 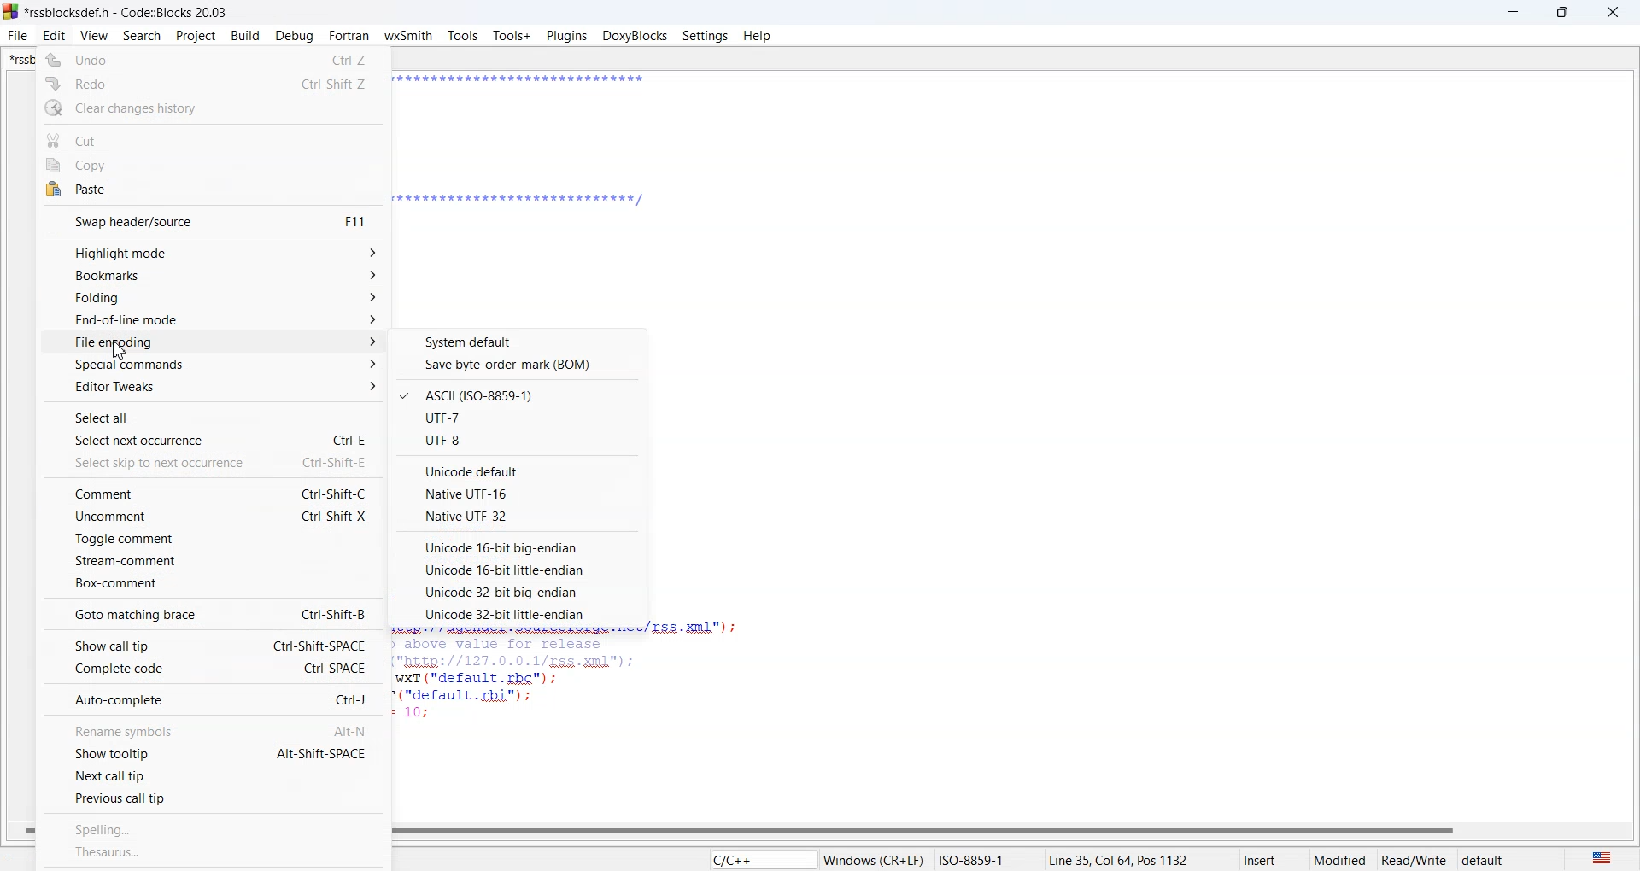 I want to click on Windows(CR+LF), so click(x=932, y=858).